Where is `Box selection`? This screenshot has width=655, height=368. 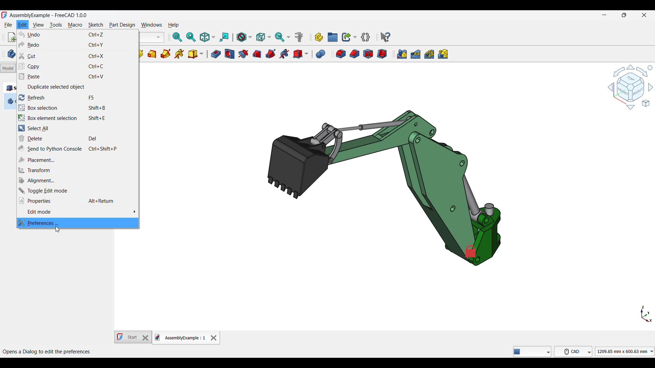 Box selection is located at coordinates (77, 108).